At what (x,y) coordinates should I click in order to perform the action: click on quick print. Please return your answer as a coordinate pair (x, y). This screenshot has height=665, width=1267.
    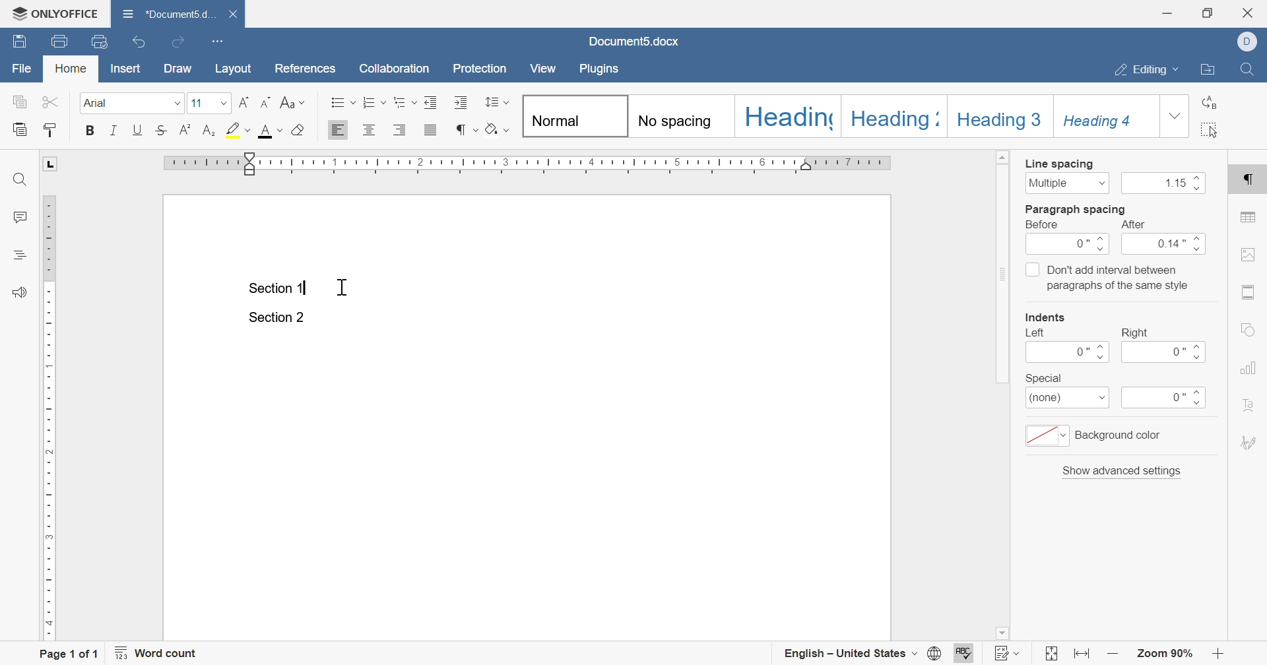
    Looking at the image, I should click on (102, 41).